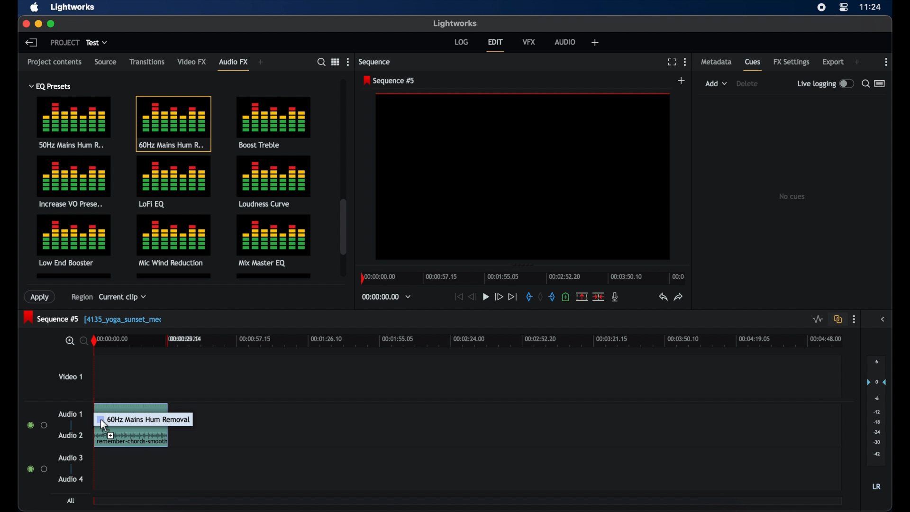 The height and width of the screenshot is (512, 910). Describe the element at coordinates (74, 7) in the screenshot. I see `lightworks` at that location.